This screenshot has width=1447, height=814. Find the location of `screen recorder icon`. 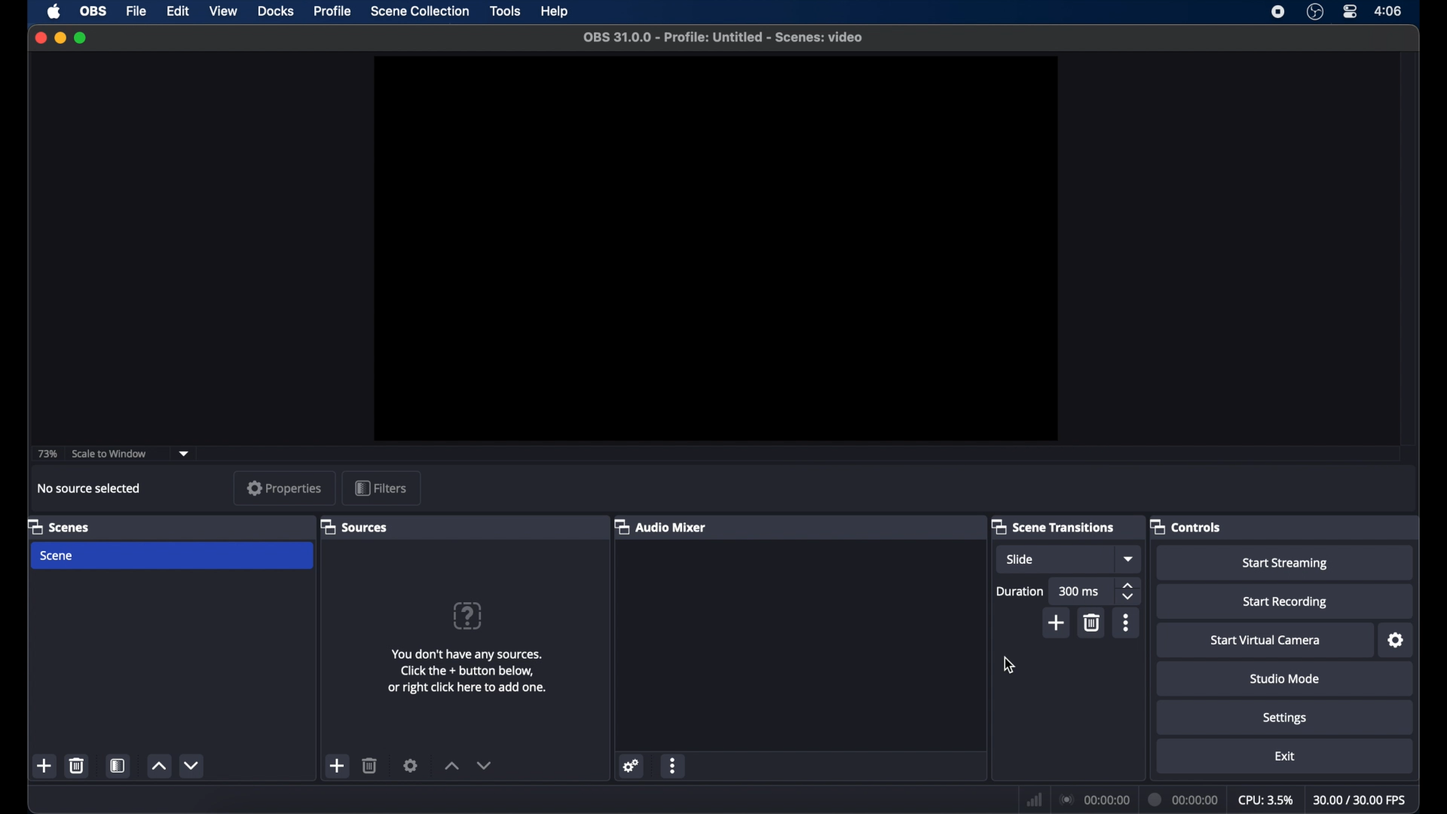

screen recorder icon is located at coordinates (1277, 11).